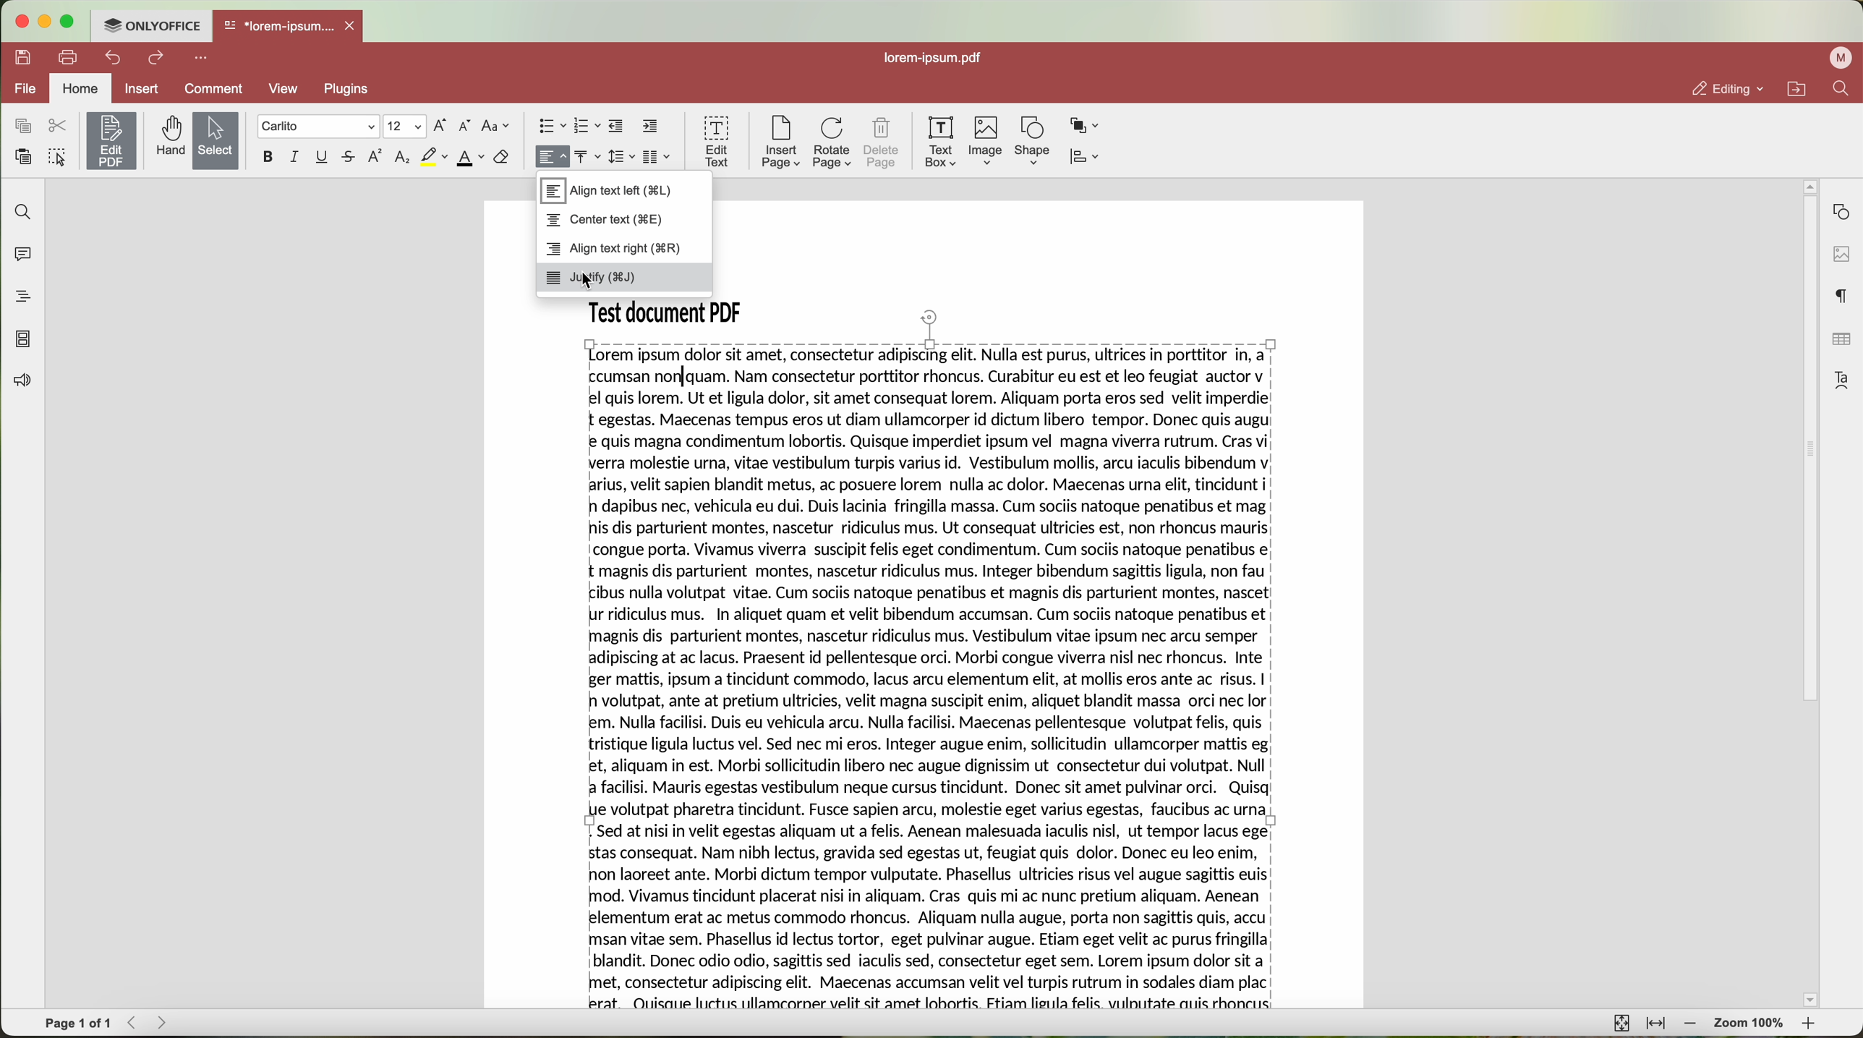 This screenshot has width=1863, height=1038. Describe the element at coordinates (550, 126) in the screenshot. I see `bullet points` at that location.